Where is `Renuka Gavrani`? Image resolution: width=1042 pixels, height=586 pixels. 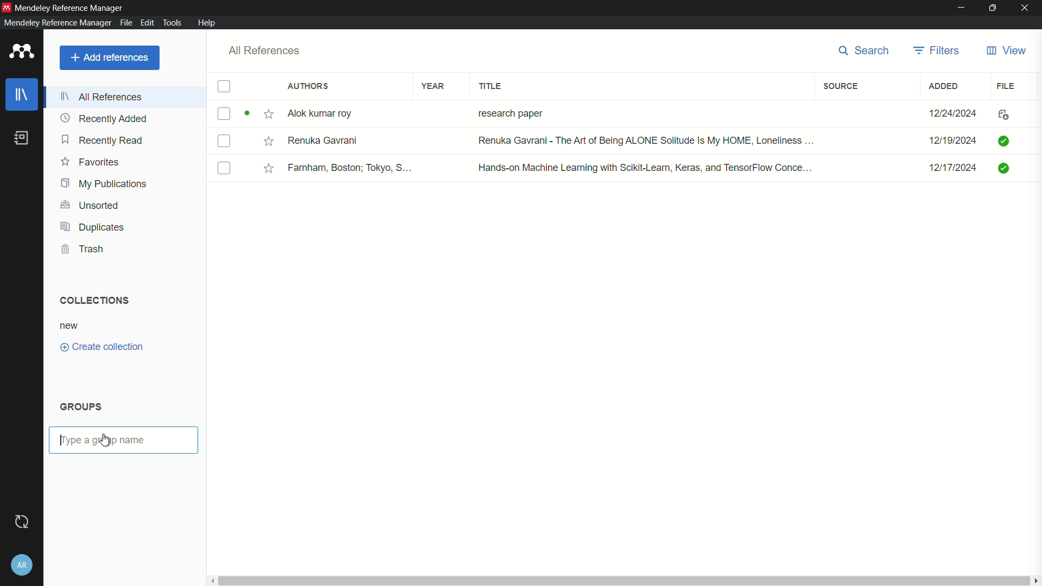
Renuka Gavrani is located at coordinates (323, 140).